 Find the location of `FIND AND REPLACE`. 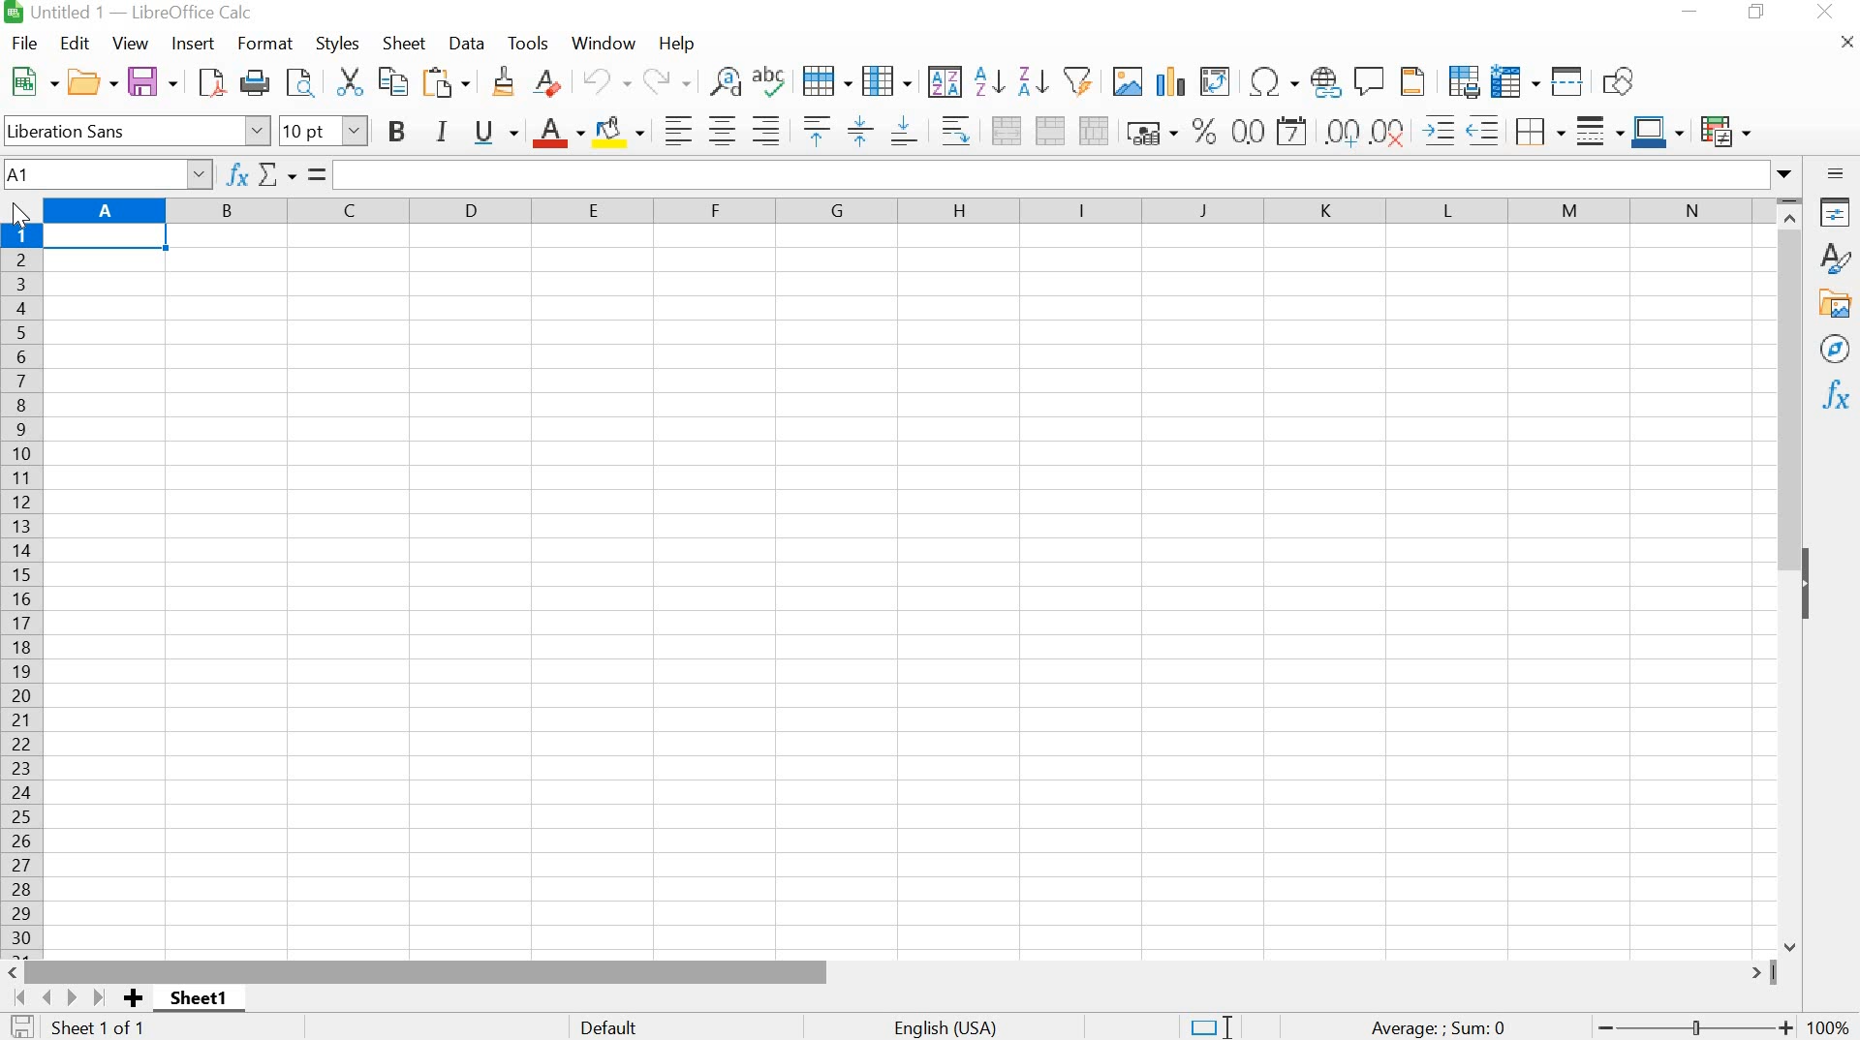

FIND AND REPLACE is located at coordinates (300, 83).